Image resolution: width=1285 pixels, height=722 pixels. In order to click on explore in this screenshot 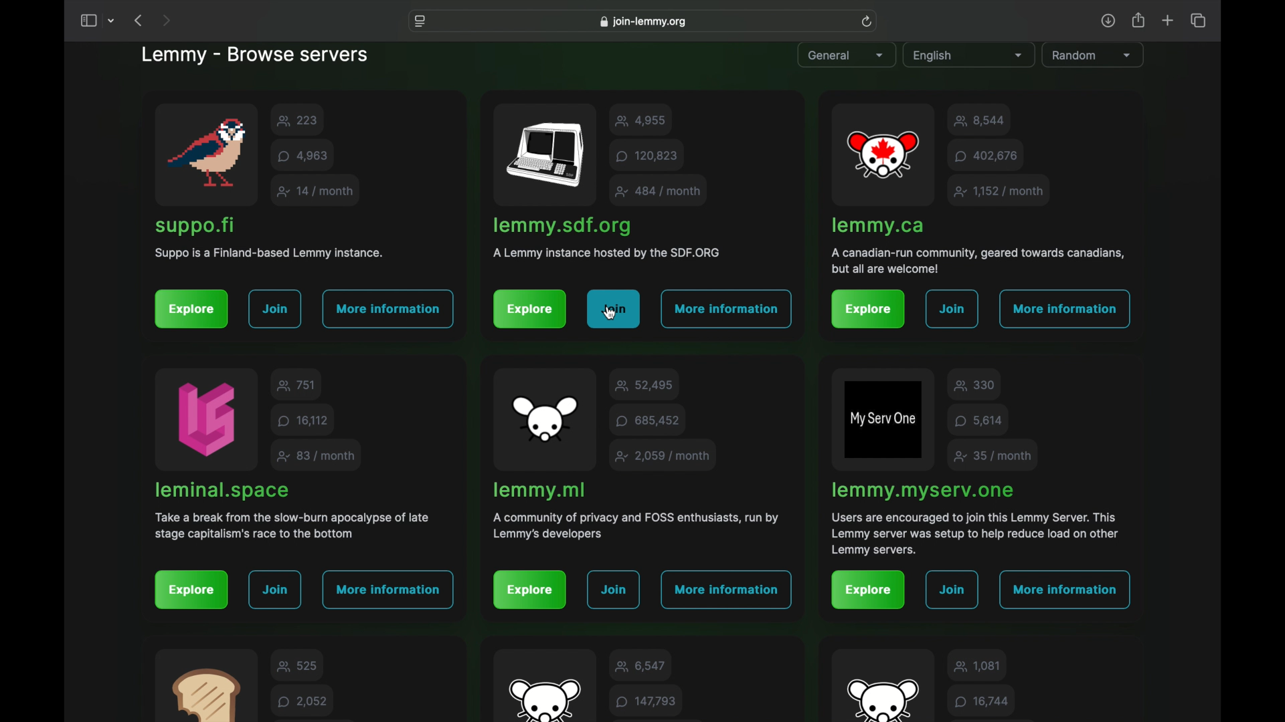, I will do `click(868, 310)`.